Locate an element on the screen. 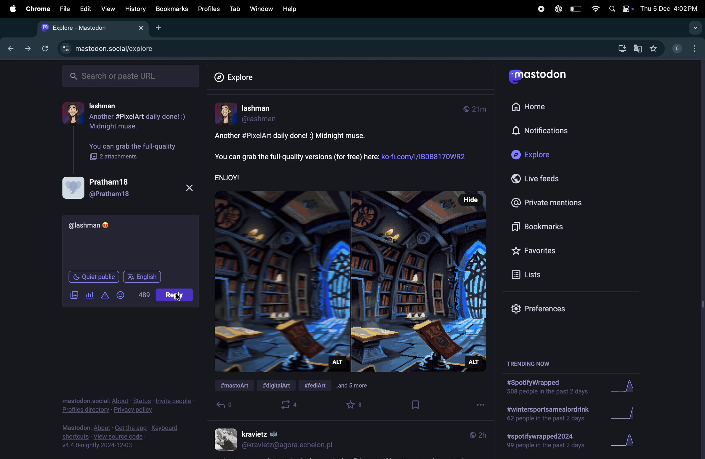  help is located at coordinates (291, 8).